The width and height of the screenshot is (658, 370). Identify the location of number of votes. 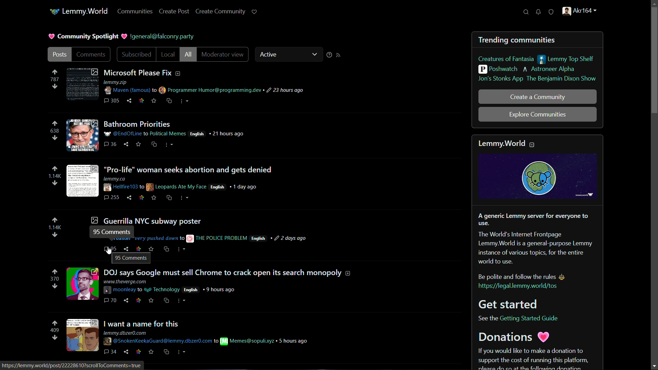
(55, 79).